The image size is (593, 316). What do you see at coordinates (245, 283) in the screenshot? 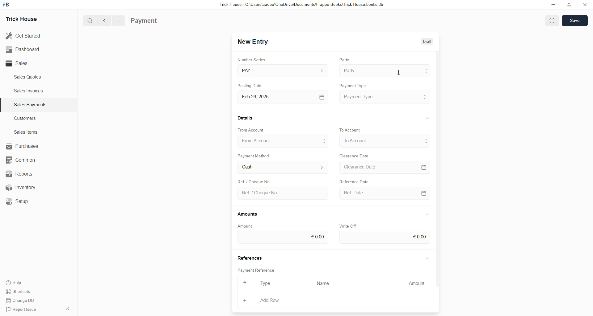
I see `#` at bounding box center [245, 283].